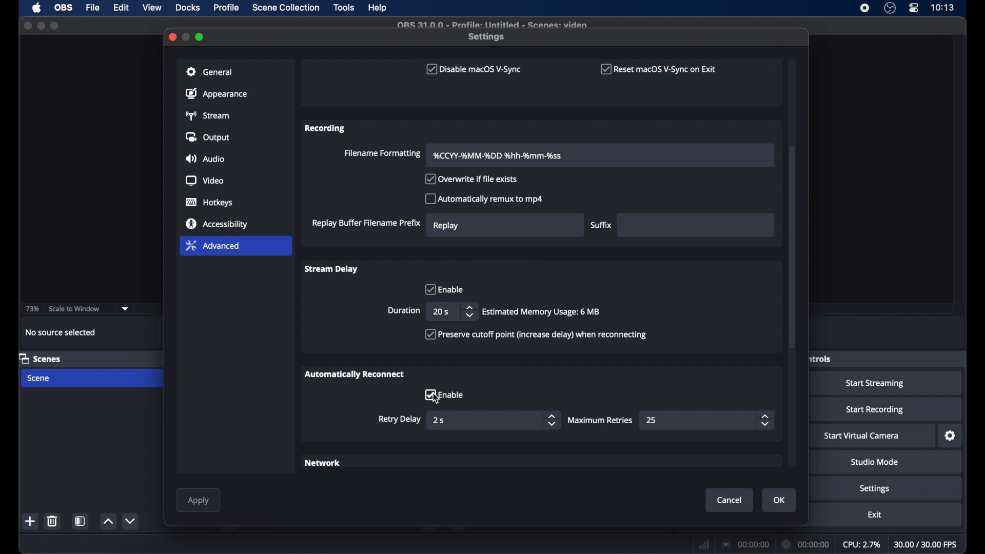 The height and width of the screenshot is (554, 985). Describe the element at coordinates (731, 500) in the screenshot. I see `cancel` at that location.